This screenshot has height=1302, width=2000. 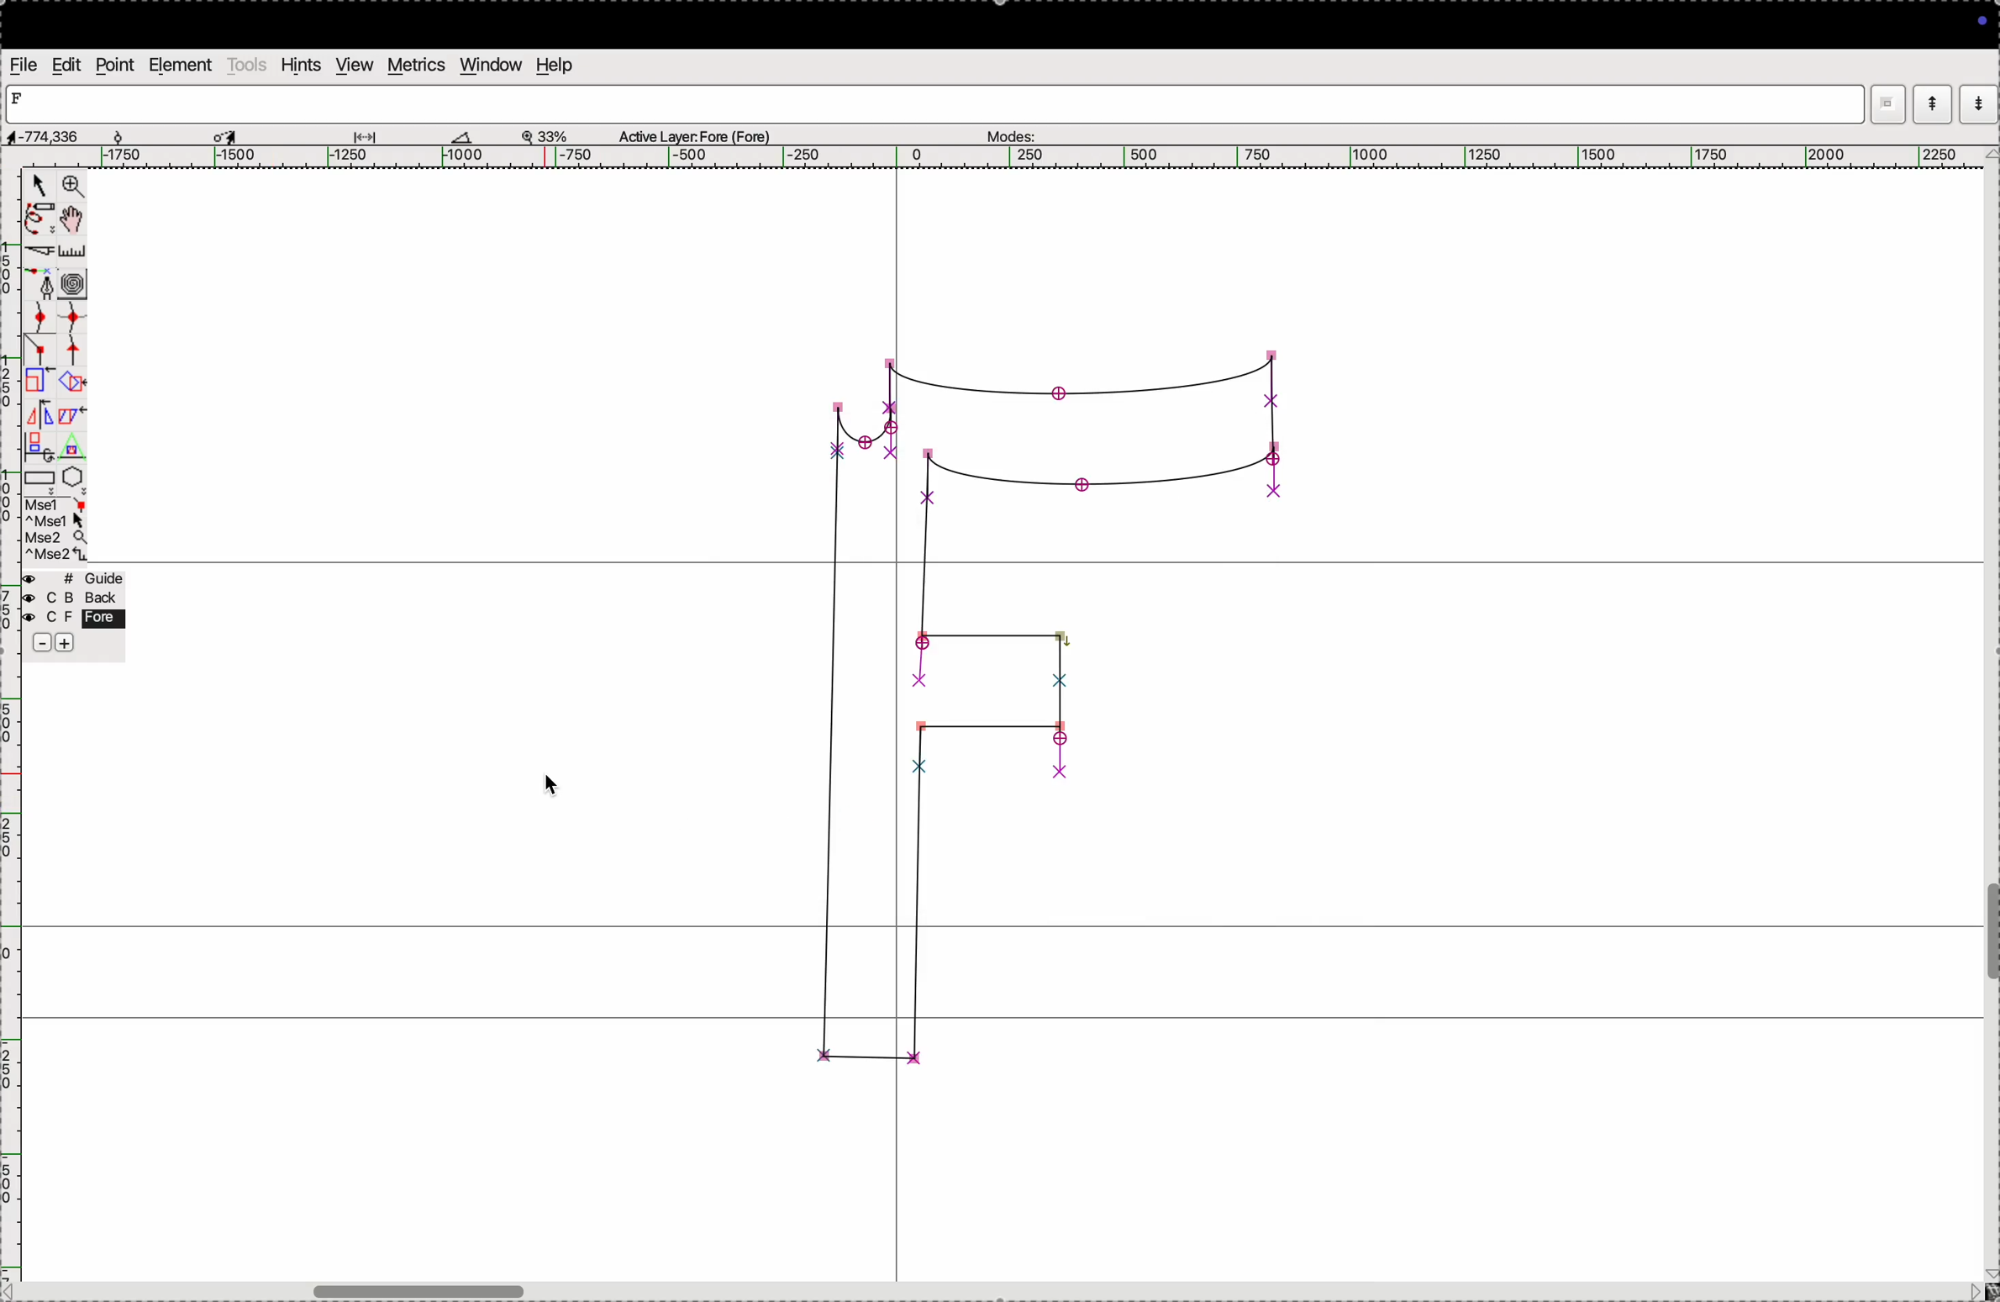 I want to click on duplicate, so click(x=35, y=448).